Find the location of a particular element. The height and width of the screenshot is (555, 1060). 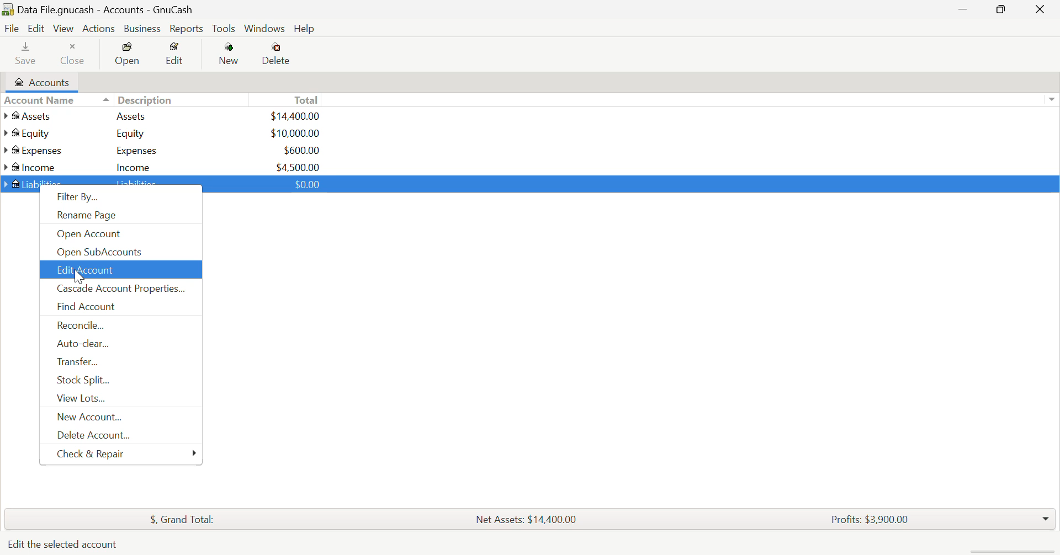

USd is located at coordinates (294, 115).